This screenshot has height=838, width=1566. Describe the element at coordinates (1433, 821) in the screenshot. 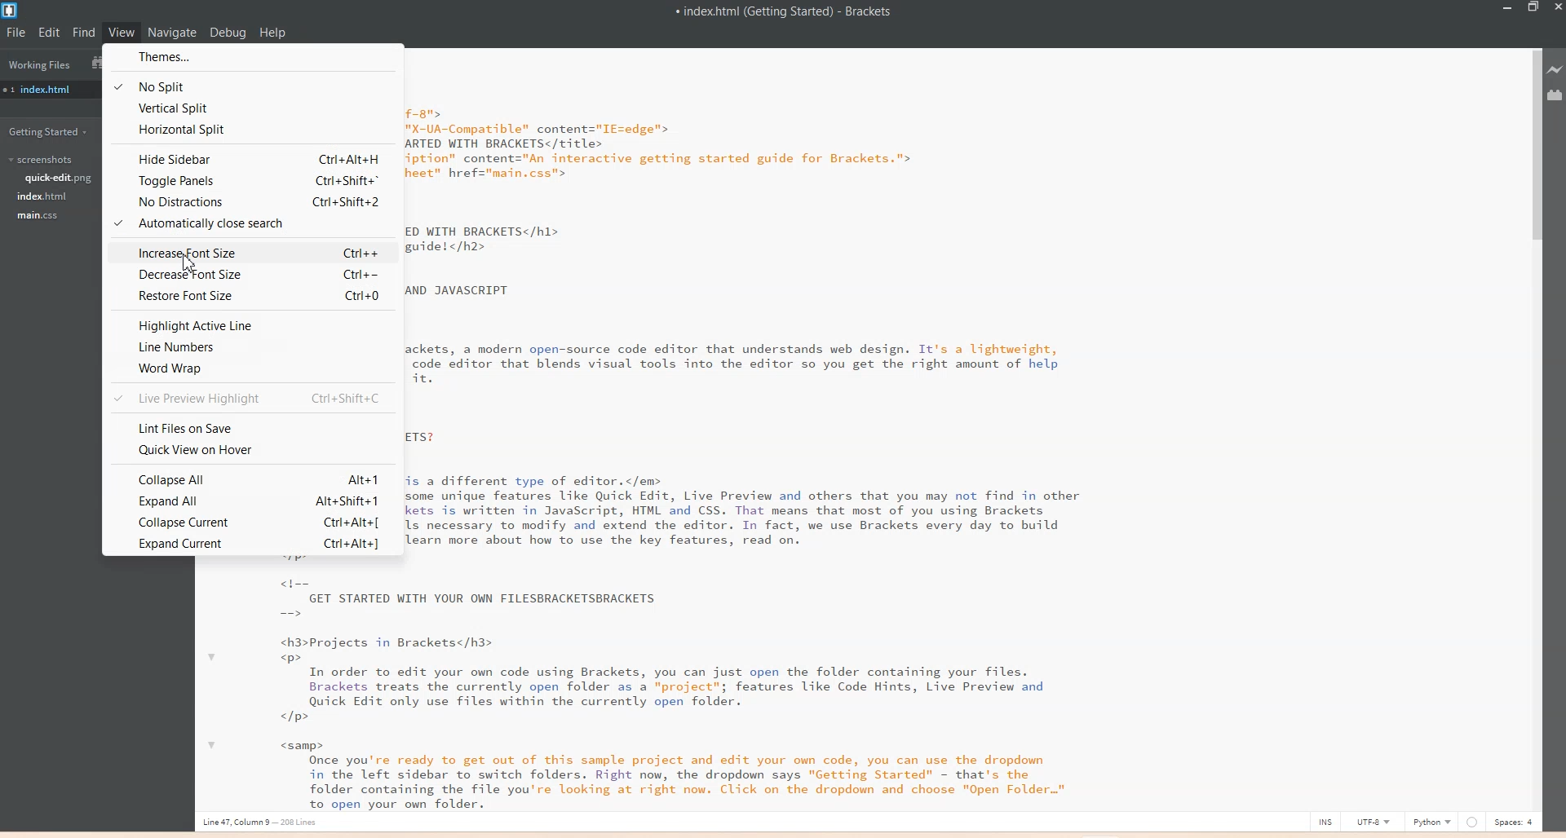

I see `Python` at that location.